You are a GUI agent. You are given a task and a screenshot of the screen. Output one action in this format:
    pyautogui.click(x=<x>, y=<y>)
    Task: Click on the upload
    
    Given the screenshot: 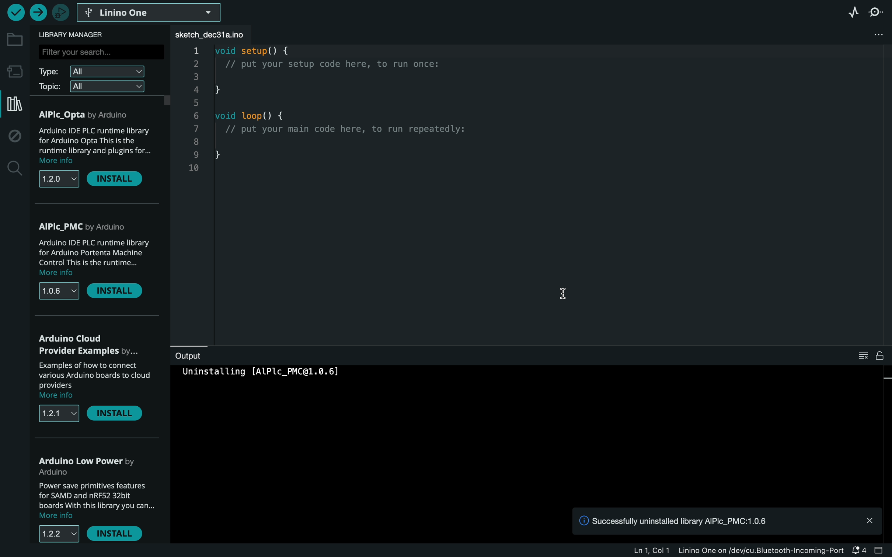 What is the action you would take?
    pyautogui.click(x=39, y=12)
    